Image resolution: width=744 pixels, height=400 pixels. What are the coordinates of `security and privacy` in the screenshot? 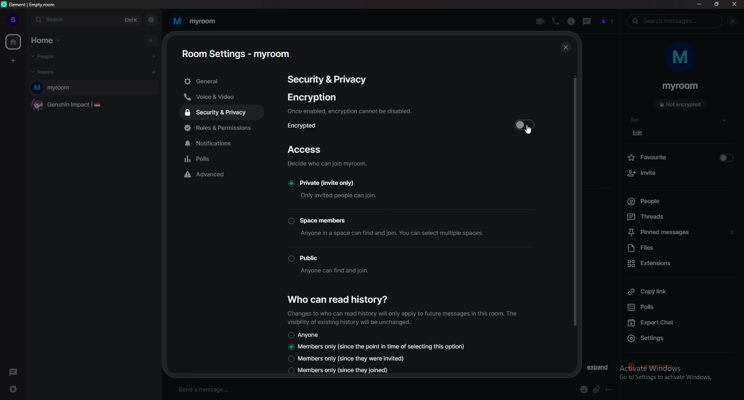 It's located at (222, 113).